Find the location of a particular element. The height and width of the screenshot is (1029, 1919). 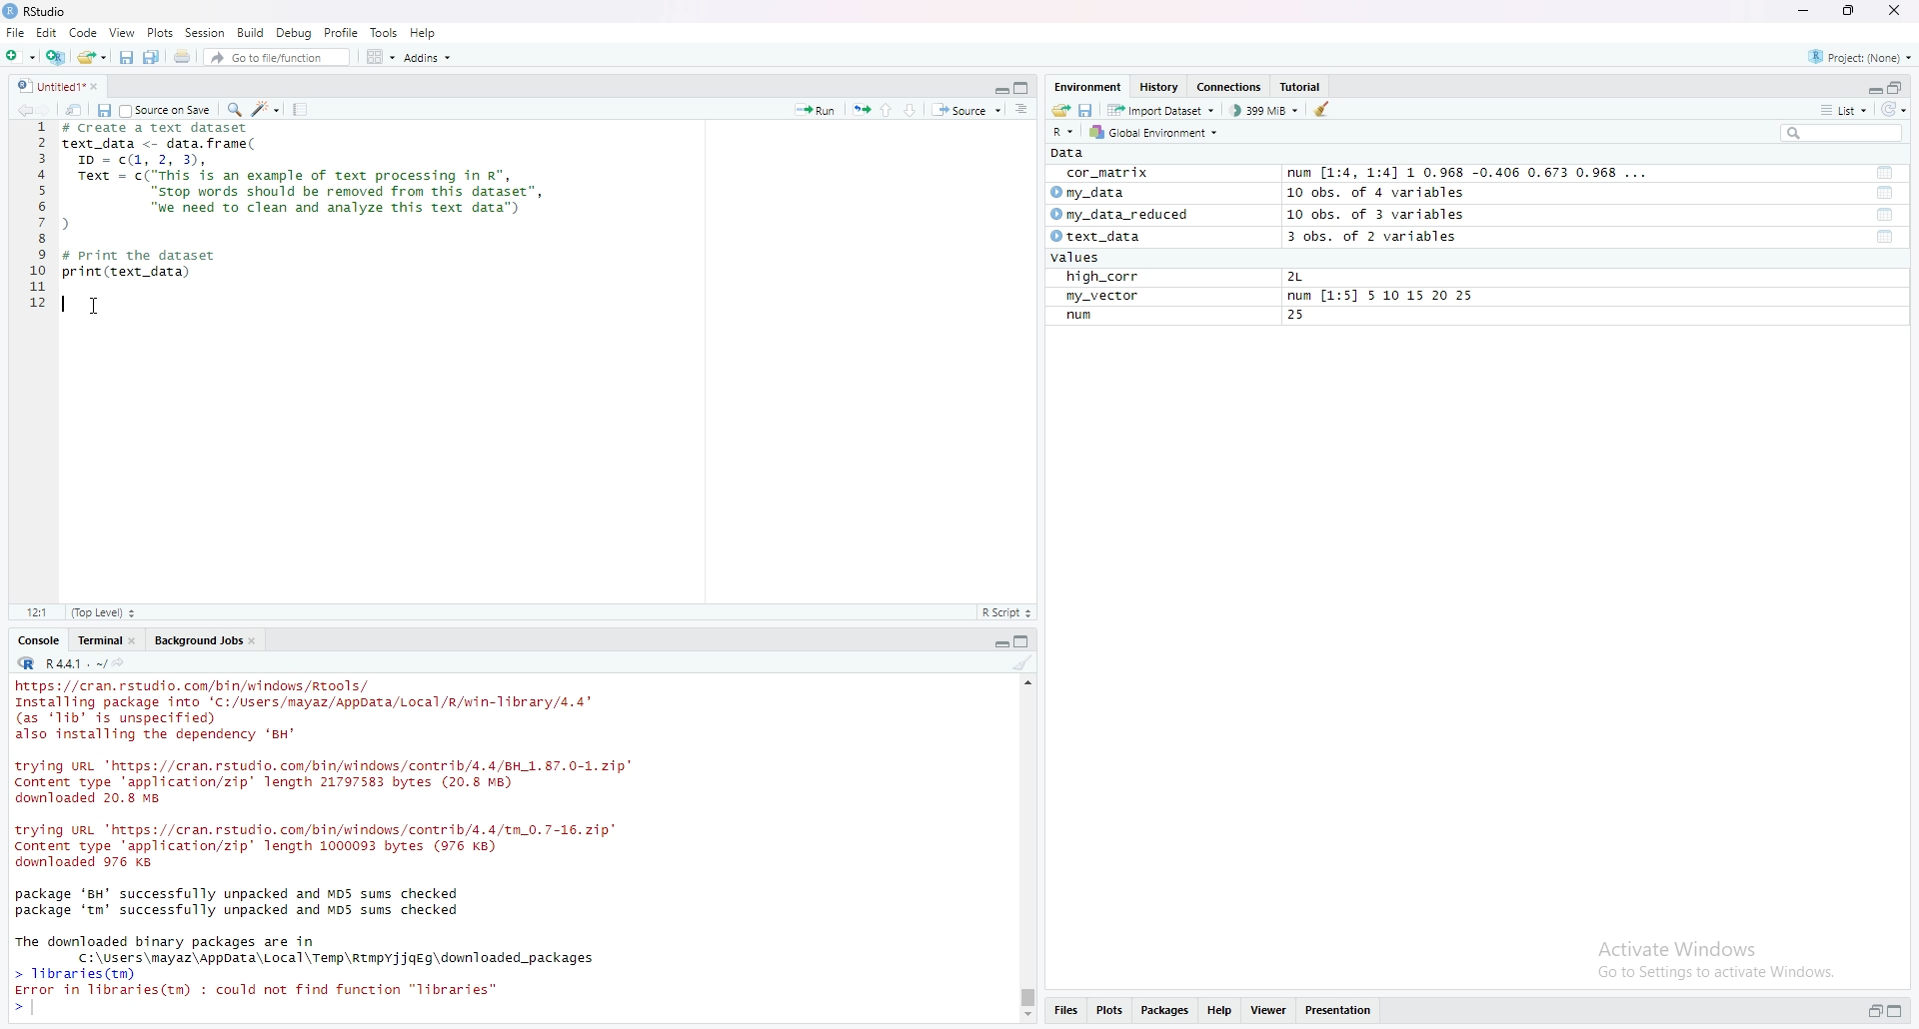

save current document is located at coordinates (125, 59).